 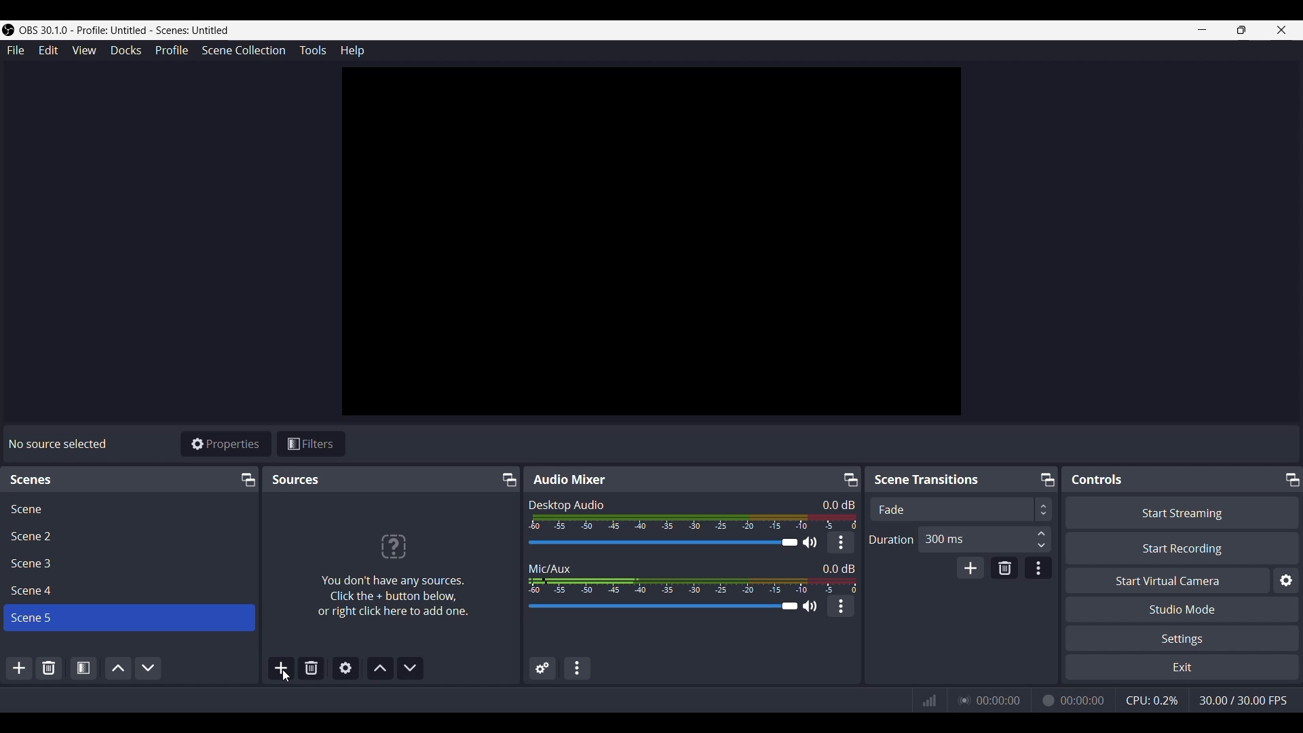 I want to click on Properties, so click(x=227, y=443).